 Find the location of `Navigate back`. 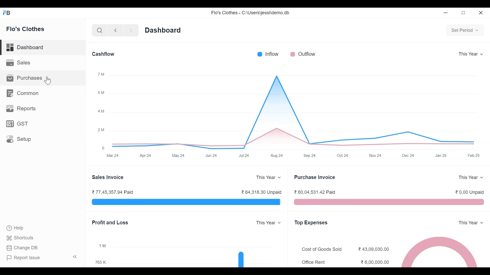

Navigate back is located at coordinates (114, 31).